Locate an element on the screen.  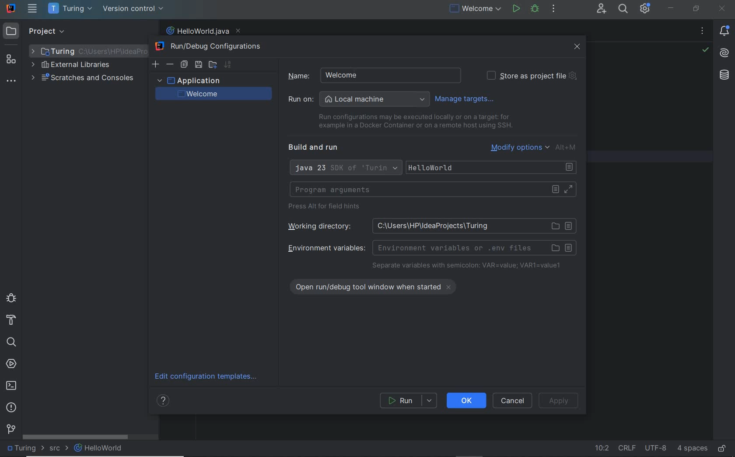
services is located at coordinates (11, 365).